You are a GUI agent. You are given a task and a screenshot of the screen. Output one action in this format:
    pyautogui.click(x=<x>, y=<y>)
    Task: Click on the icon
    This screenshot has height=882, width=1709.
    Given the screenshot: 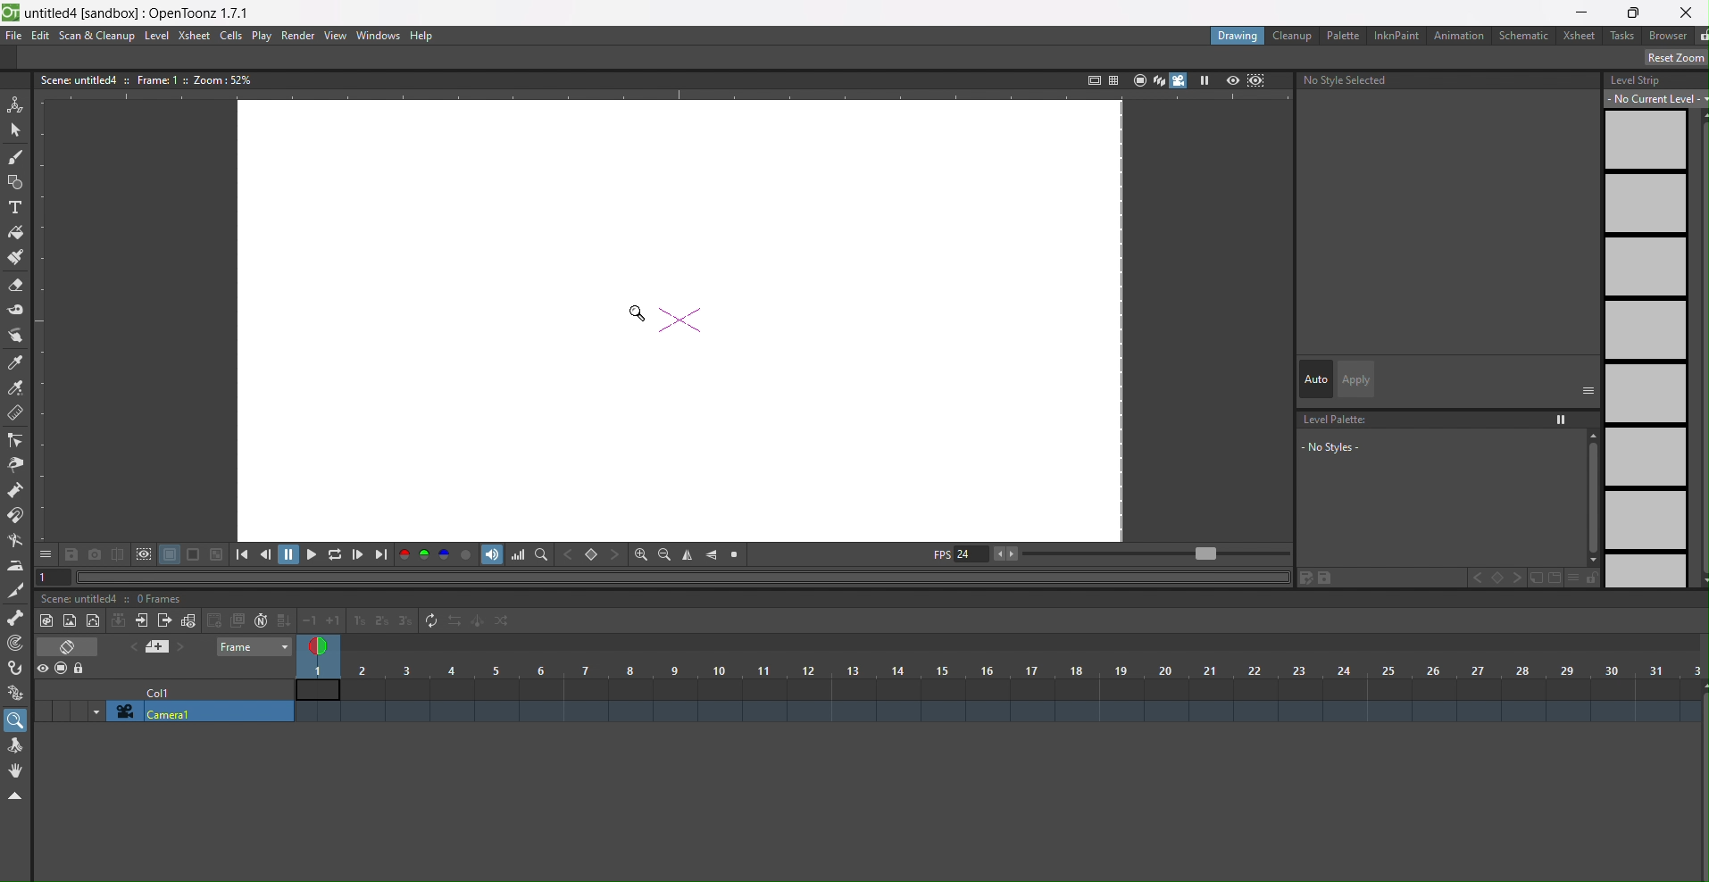 What is the action you would take?
    pyautogui.click(x=146, y=555)
    